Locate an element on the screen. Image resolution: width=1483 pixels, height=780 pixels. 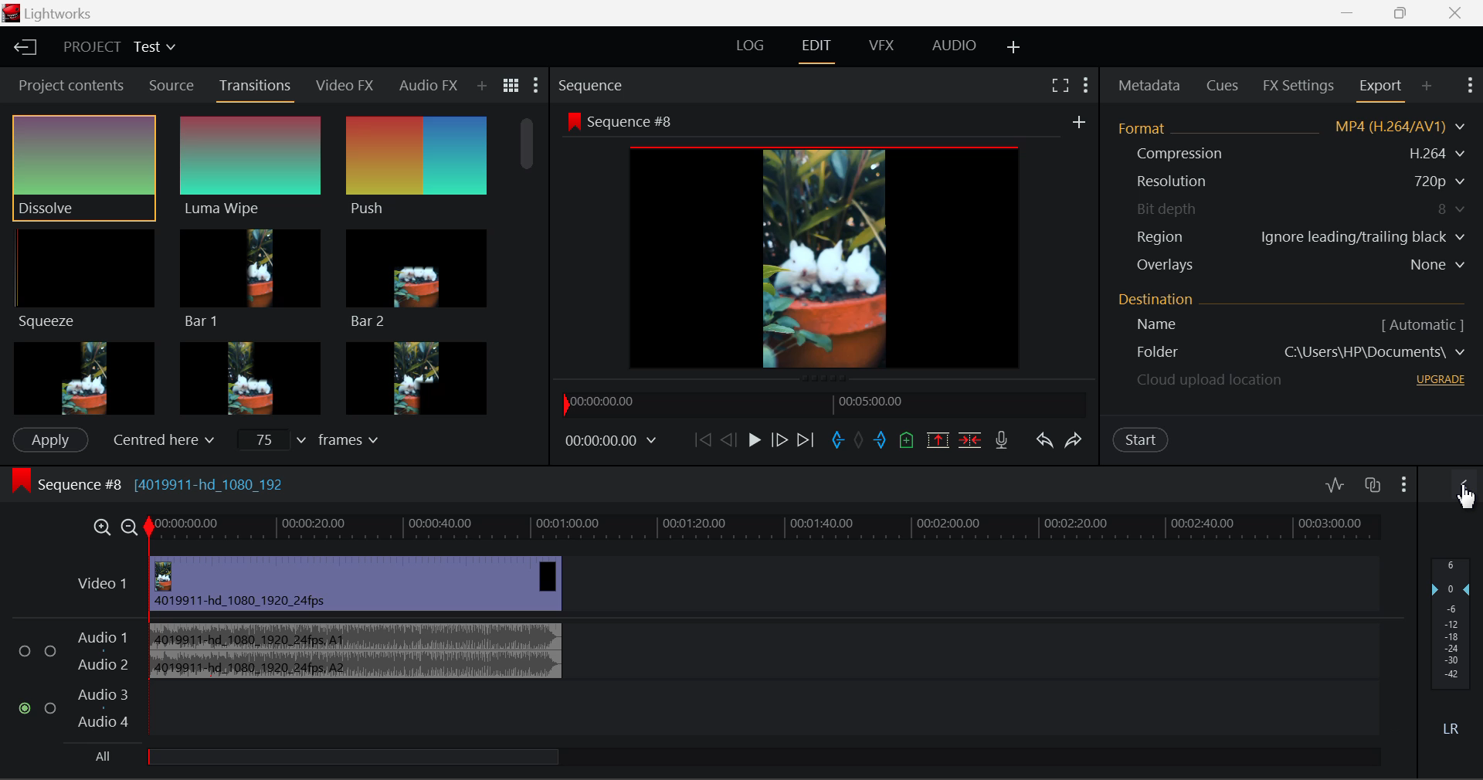
Timeline Zoom Out is located at coordinates (128, 528).